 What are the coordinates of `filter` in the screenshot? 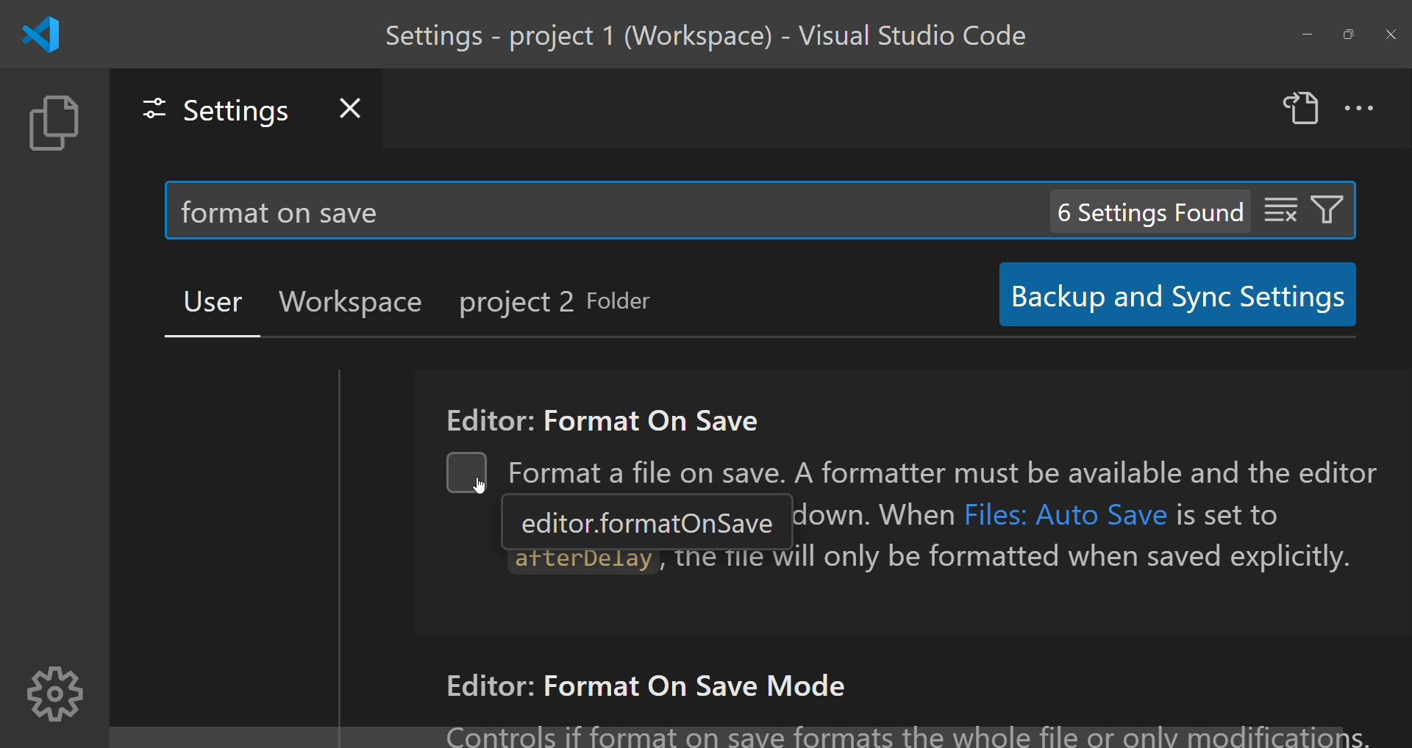 It's located at (1331, 206).